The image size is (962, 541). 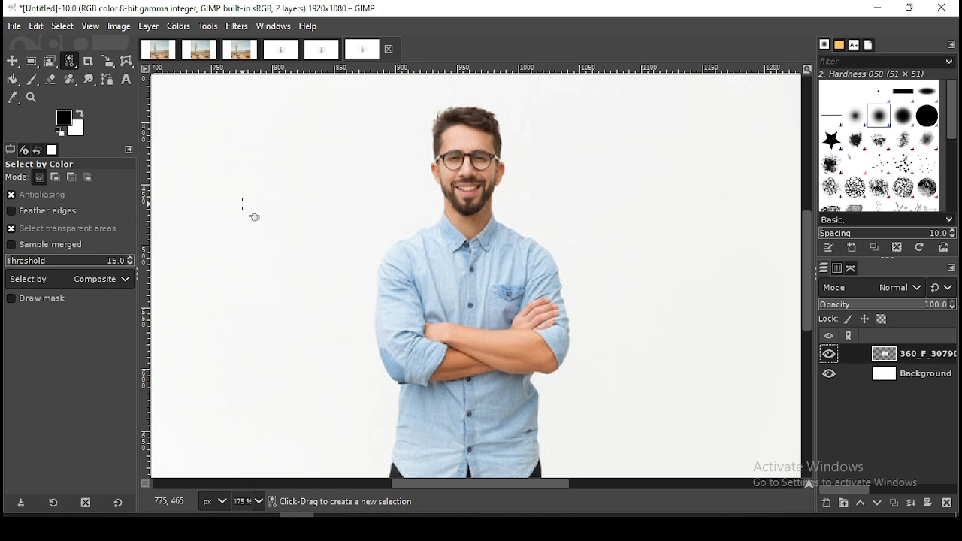 I want to click on restore tool preset, so click(x=55, y=502).